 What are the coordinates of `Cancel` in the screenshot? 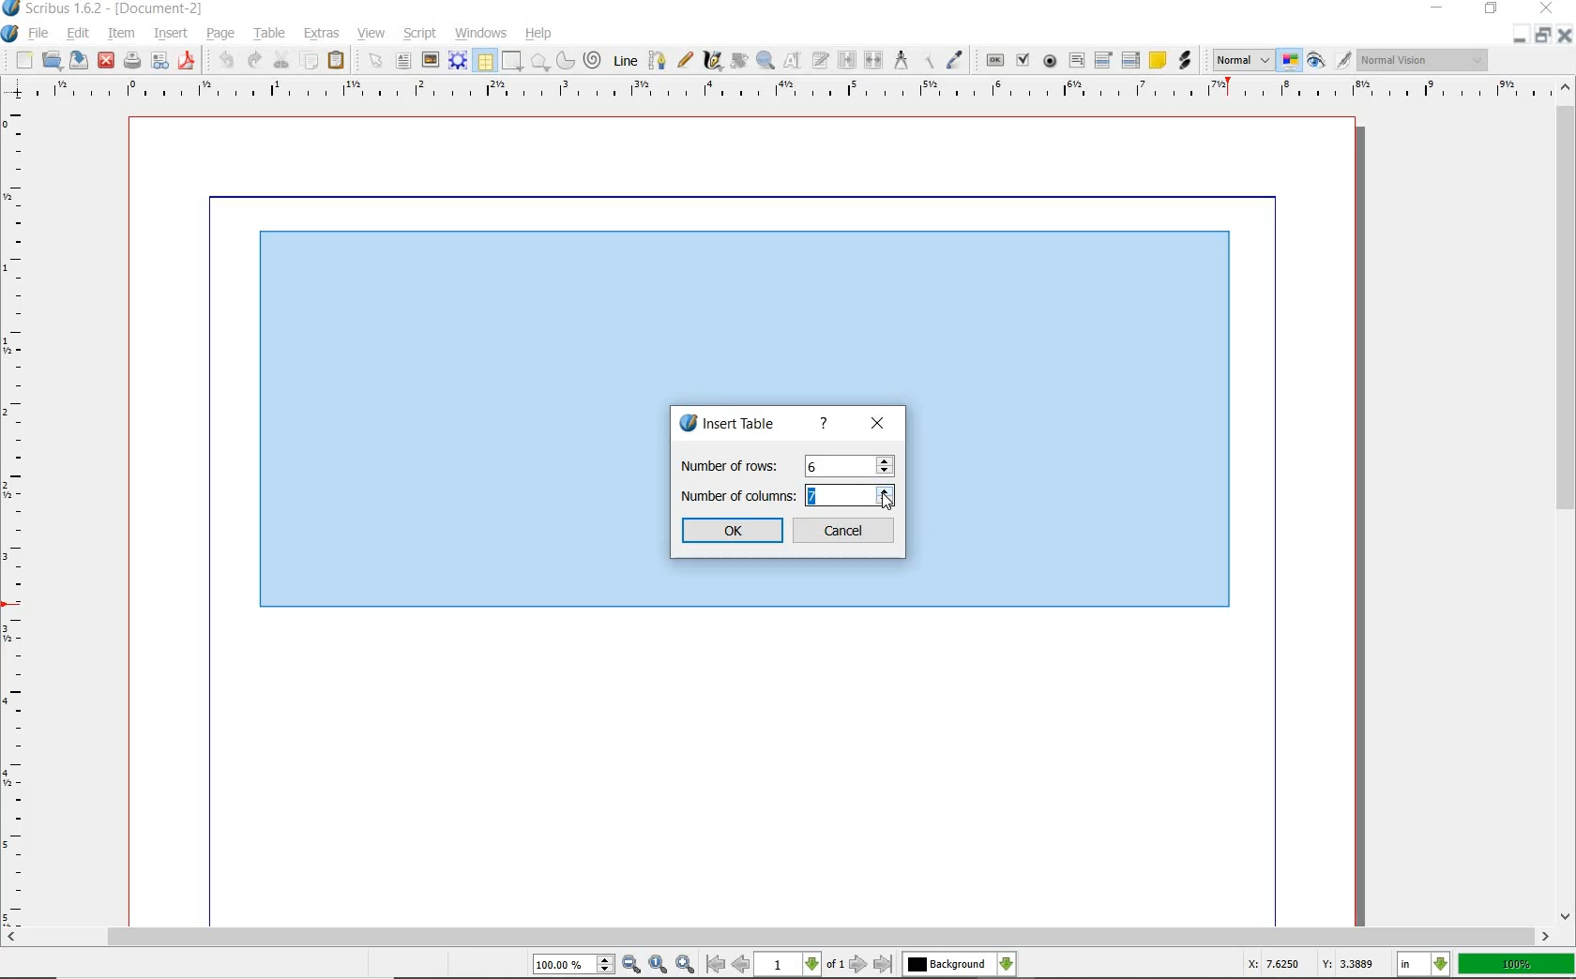 It's located at (843, 534).